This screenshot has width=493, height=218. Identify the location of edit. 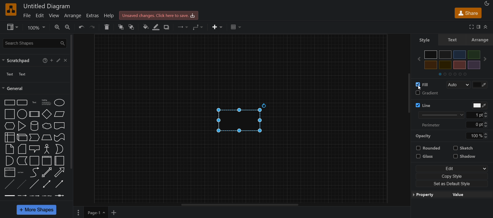
(453, 168).